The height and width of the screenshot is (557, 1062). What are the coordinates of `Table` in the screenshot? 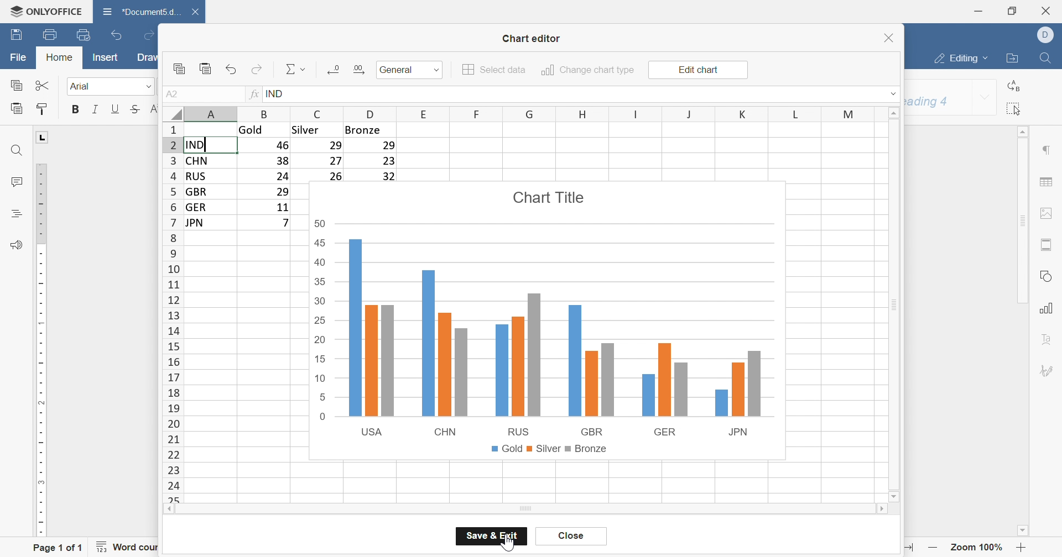 It's located at (244, 193).